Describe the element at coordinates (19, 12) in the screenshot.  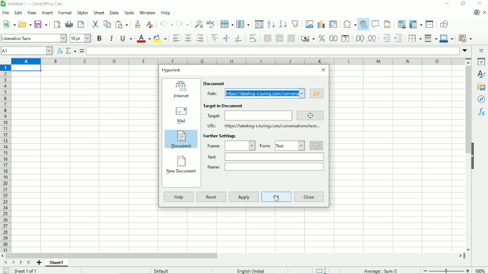
I see `edit` at that location.